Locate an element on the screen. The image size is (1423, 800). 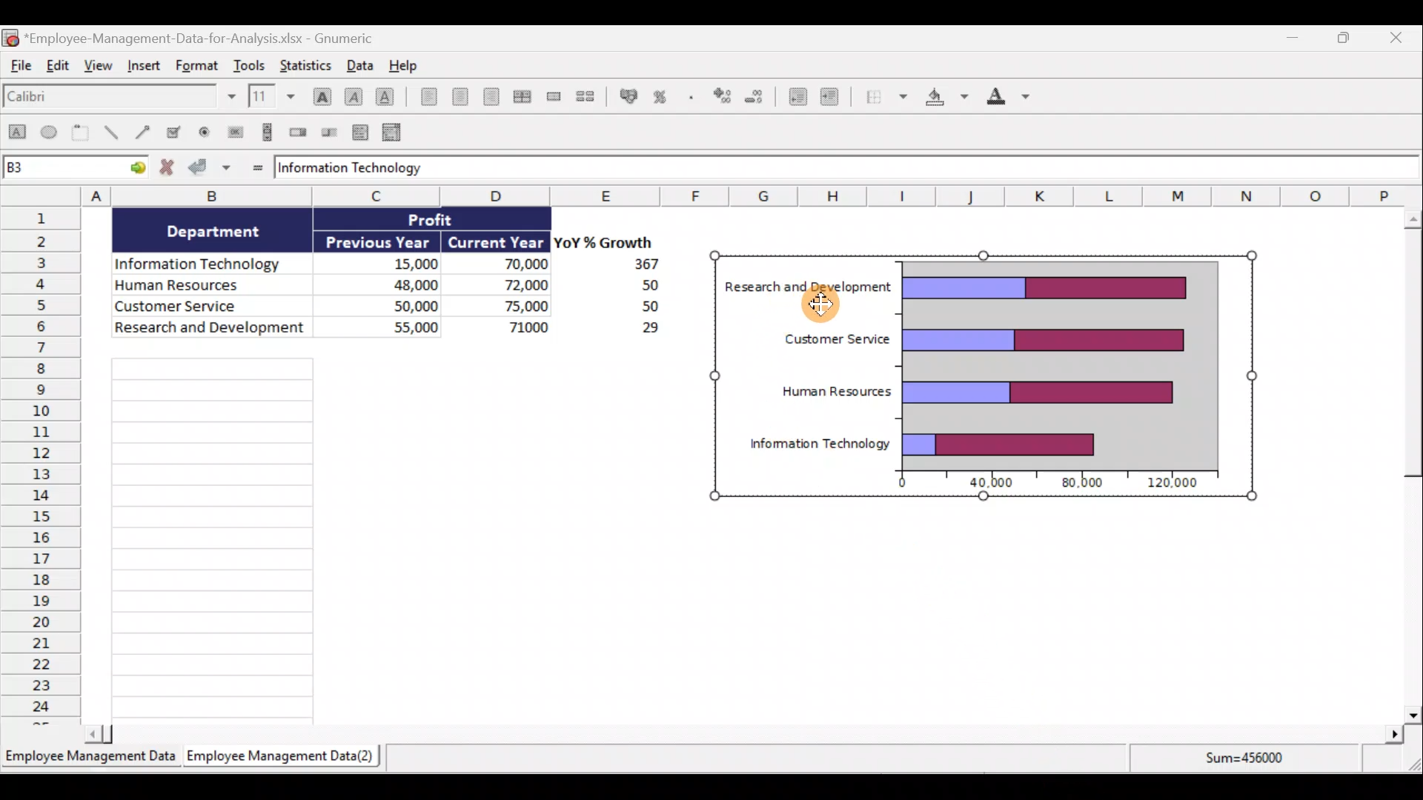
Cell name is located at coordinates (76, 164).